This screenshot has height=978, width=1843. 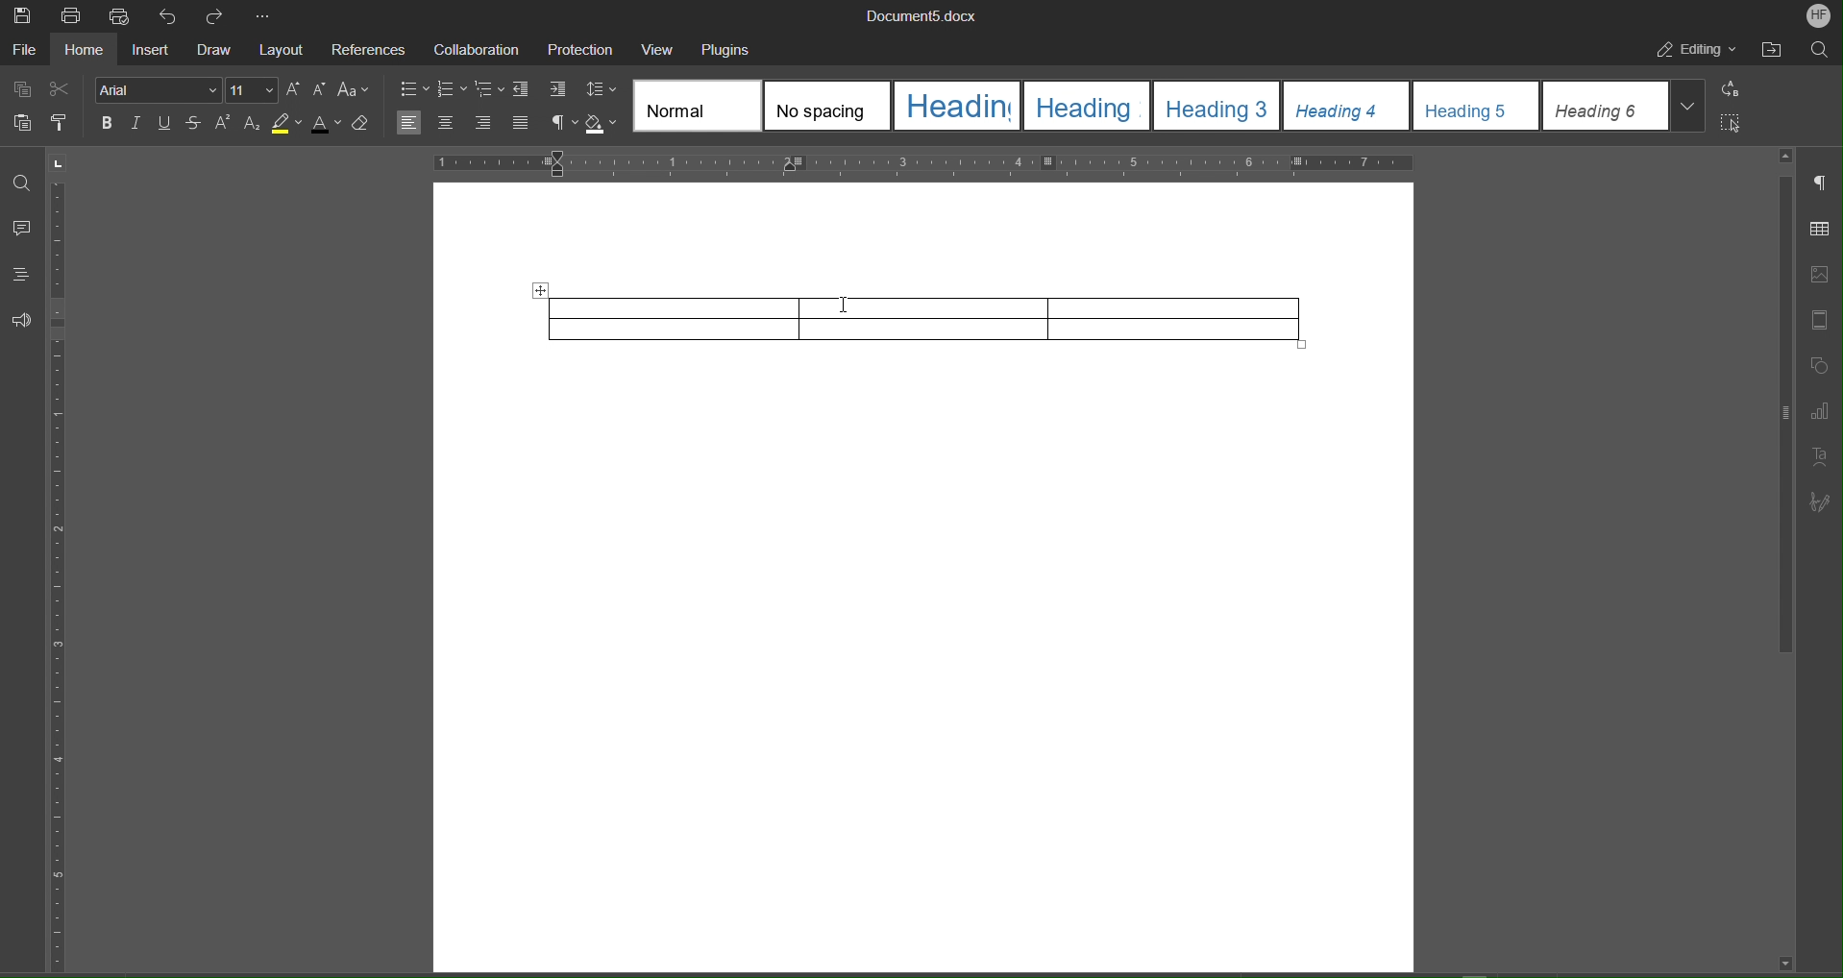 What do you see at coordinates (23, 230) in the screenshot?
I see `Comment` at bounding box center [23, 230].